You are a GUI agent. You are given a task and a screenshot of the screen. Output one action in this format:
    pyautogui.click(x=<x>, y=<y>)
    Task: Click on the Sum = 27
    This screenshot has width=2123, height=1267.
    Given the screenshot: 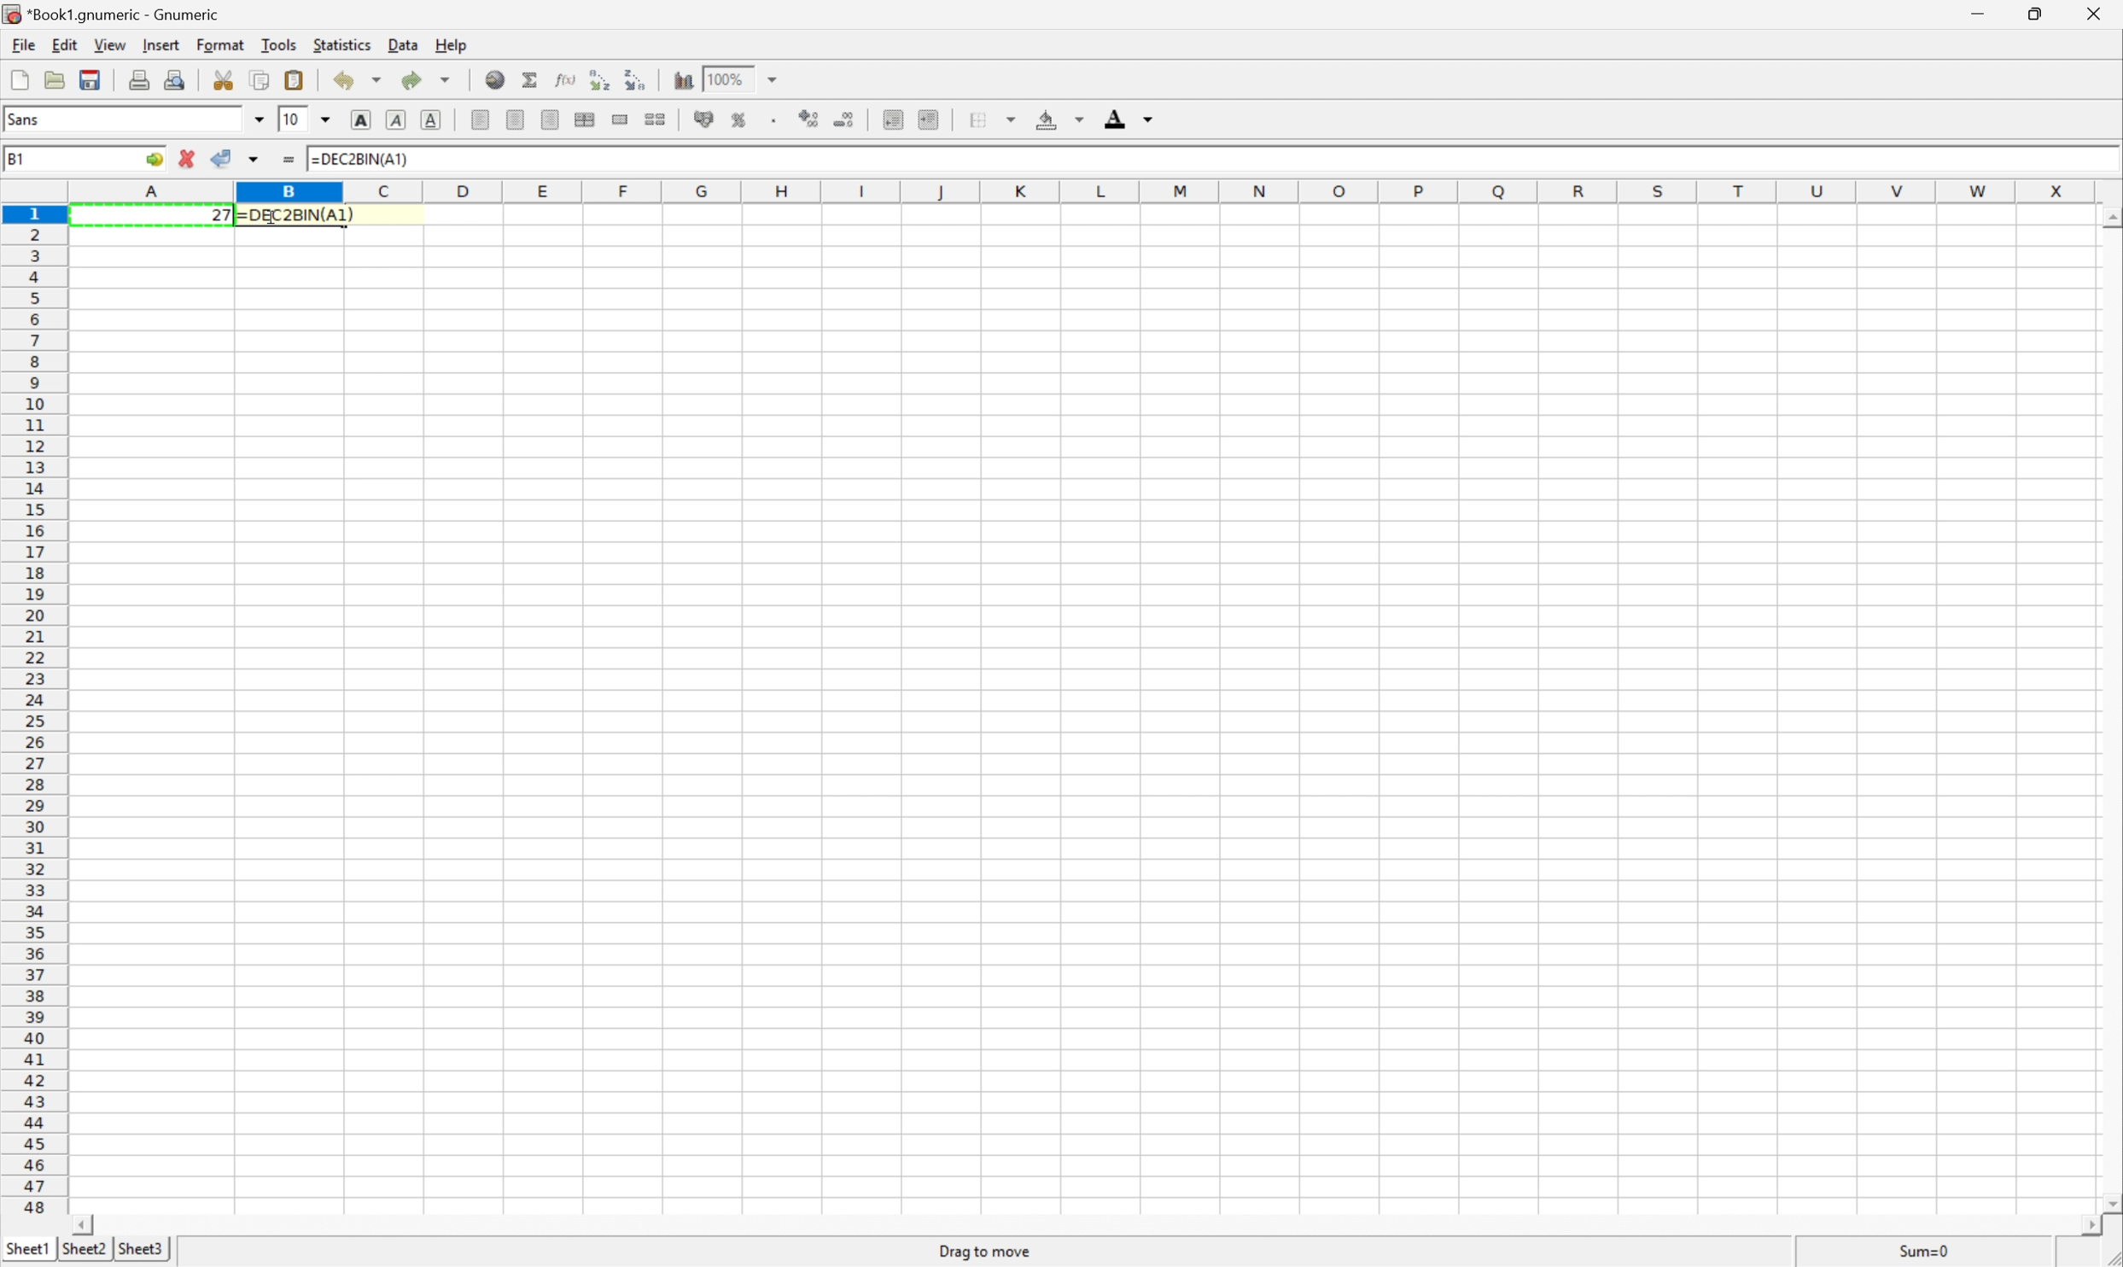 What is the action you would take?
    pyautogui.click(x=1926, y=1251)
    